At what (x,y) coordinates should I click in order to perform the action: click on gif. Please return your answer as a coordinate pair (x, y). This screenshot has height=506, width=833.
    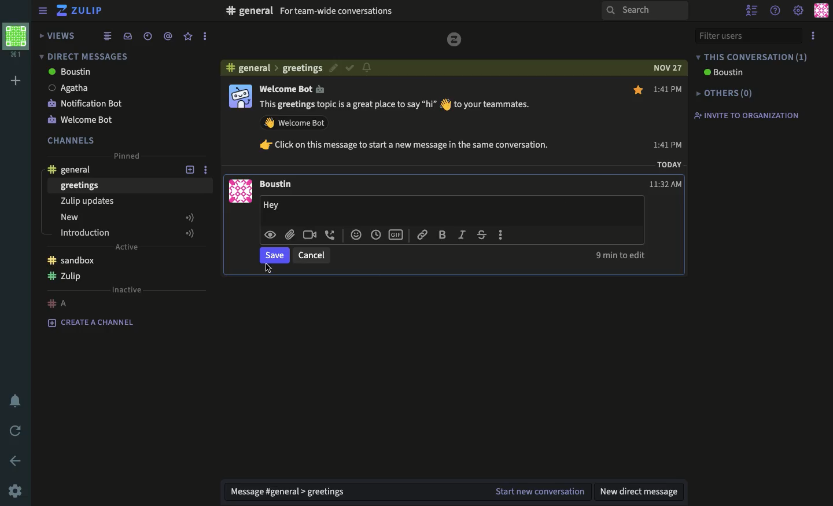
    Looking at the image, I should click on (398, 234).